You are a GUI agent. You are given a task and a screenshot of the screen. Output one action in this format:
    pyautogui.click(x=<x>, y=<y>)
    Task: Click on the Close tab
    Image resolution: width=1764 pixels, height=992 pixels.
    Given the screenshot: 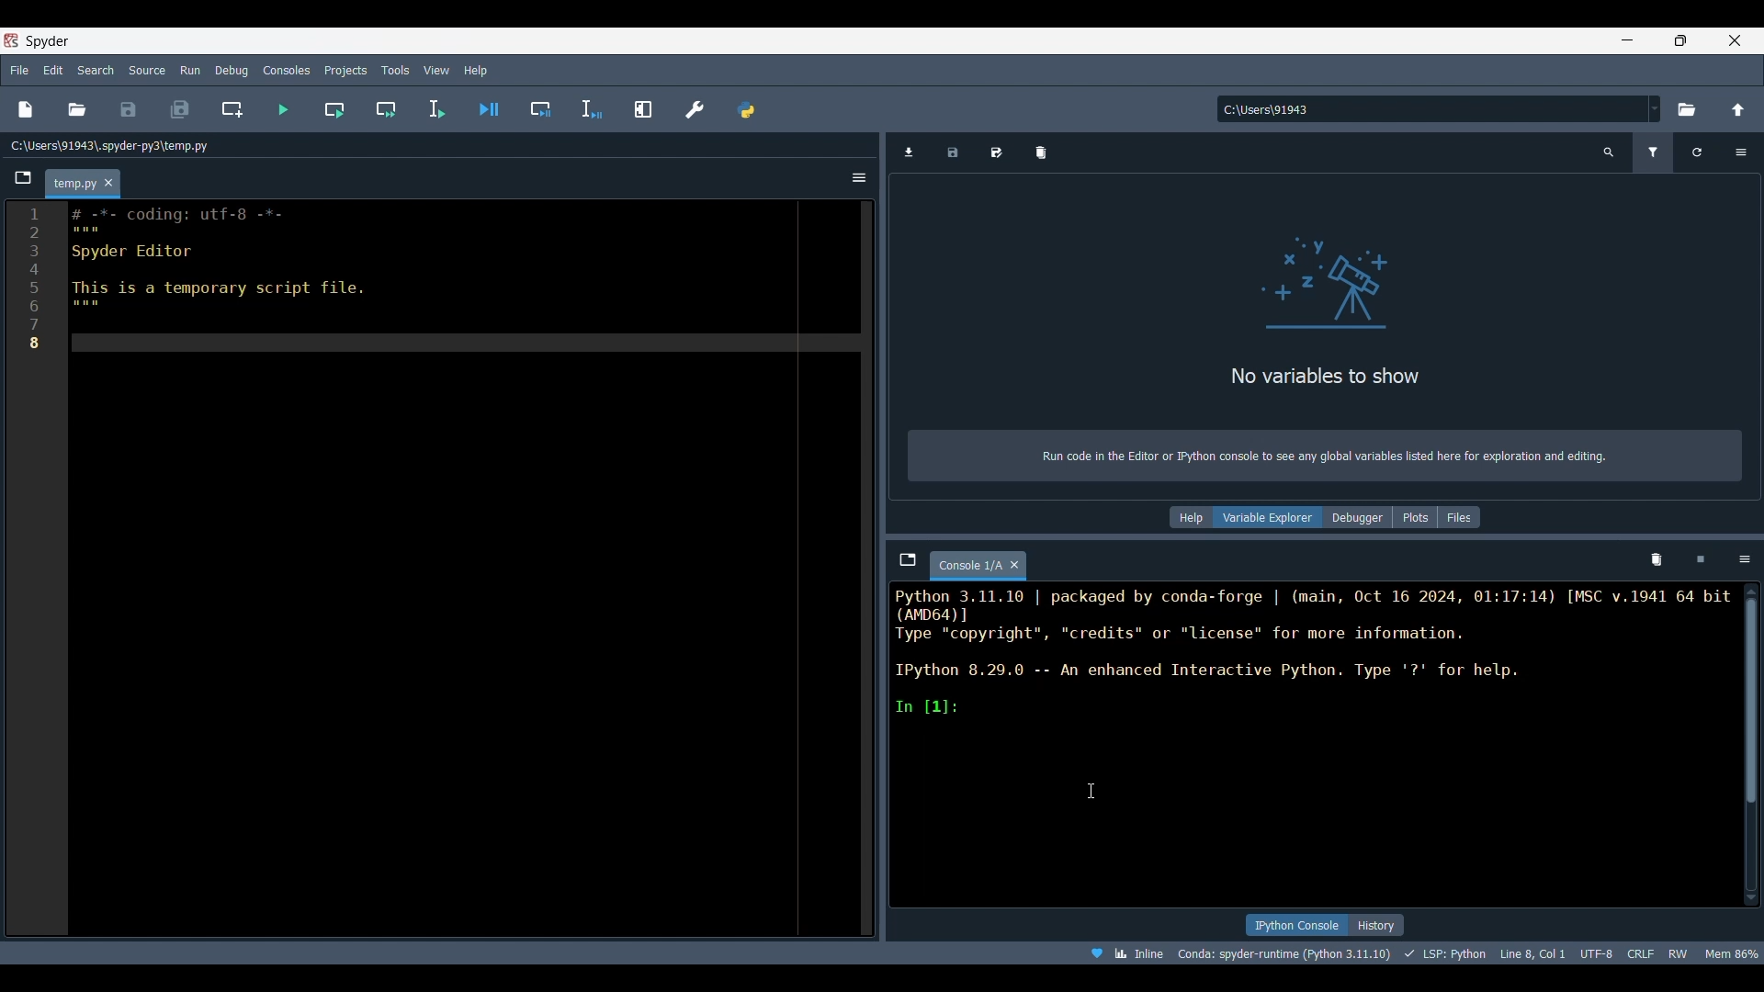 What is the action you would take?
    pyautogui.click(x=108, y=184)
    